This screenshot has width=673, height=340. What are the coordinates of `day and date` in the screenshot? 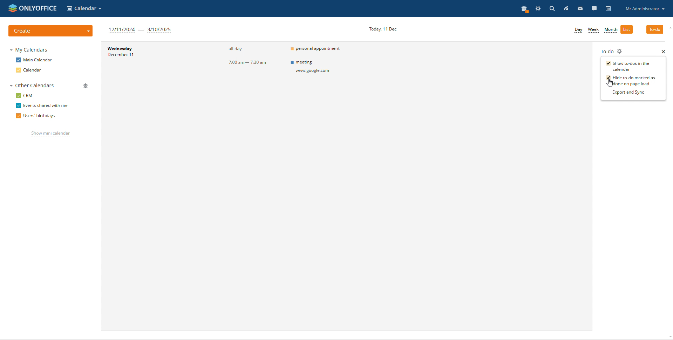 It's located at (134, 54).